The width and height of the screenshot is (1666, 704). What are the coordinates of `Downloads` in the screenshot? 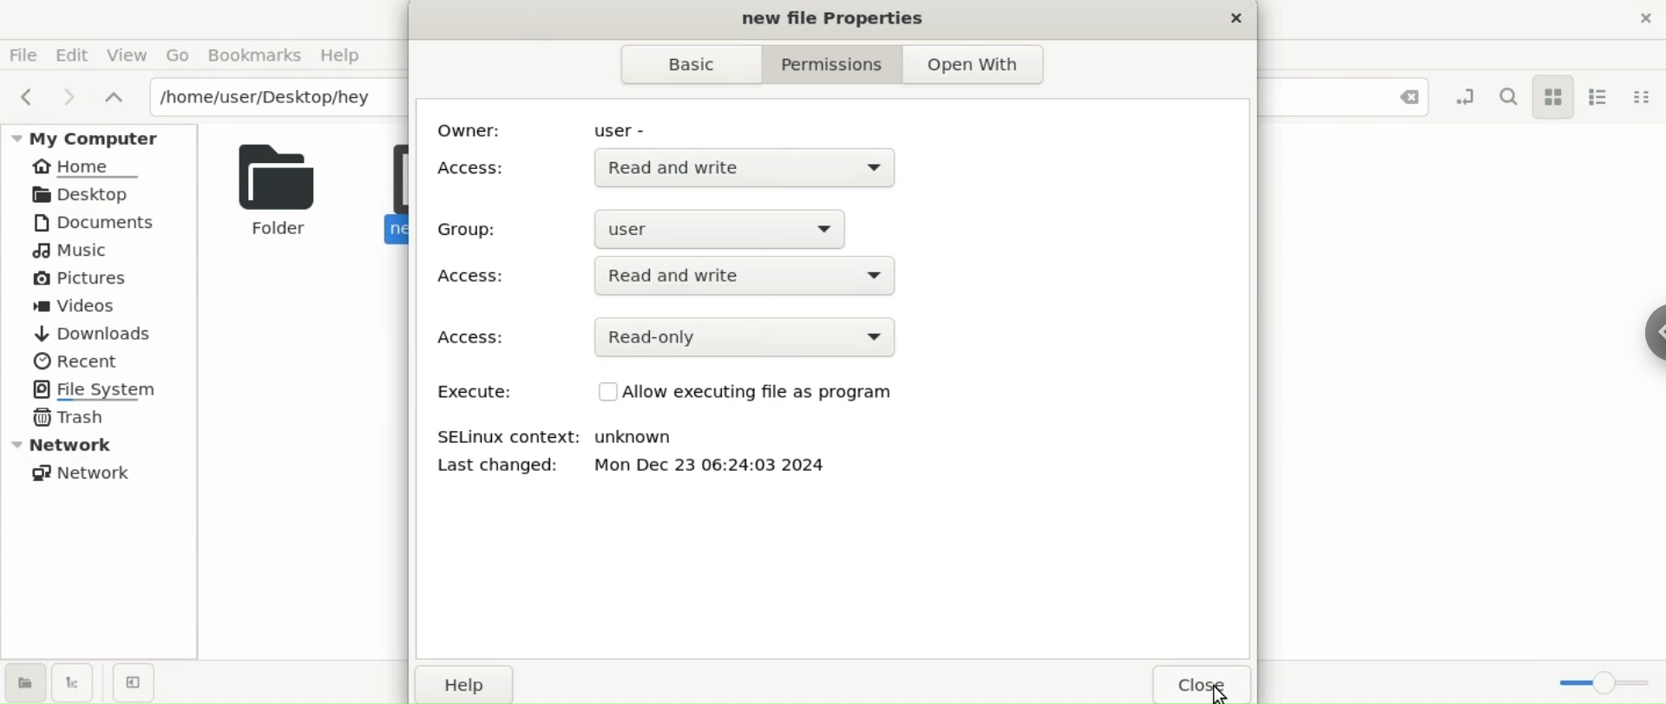 It's located at (92, 334).